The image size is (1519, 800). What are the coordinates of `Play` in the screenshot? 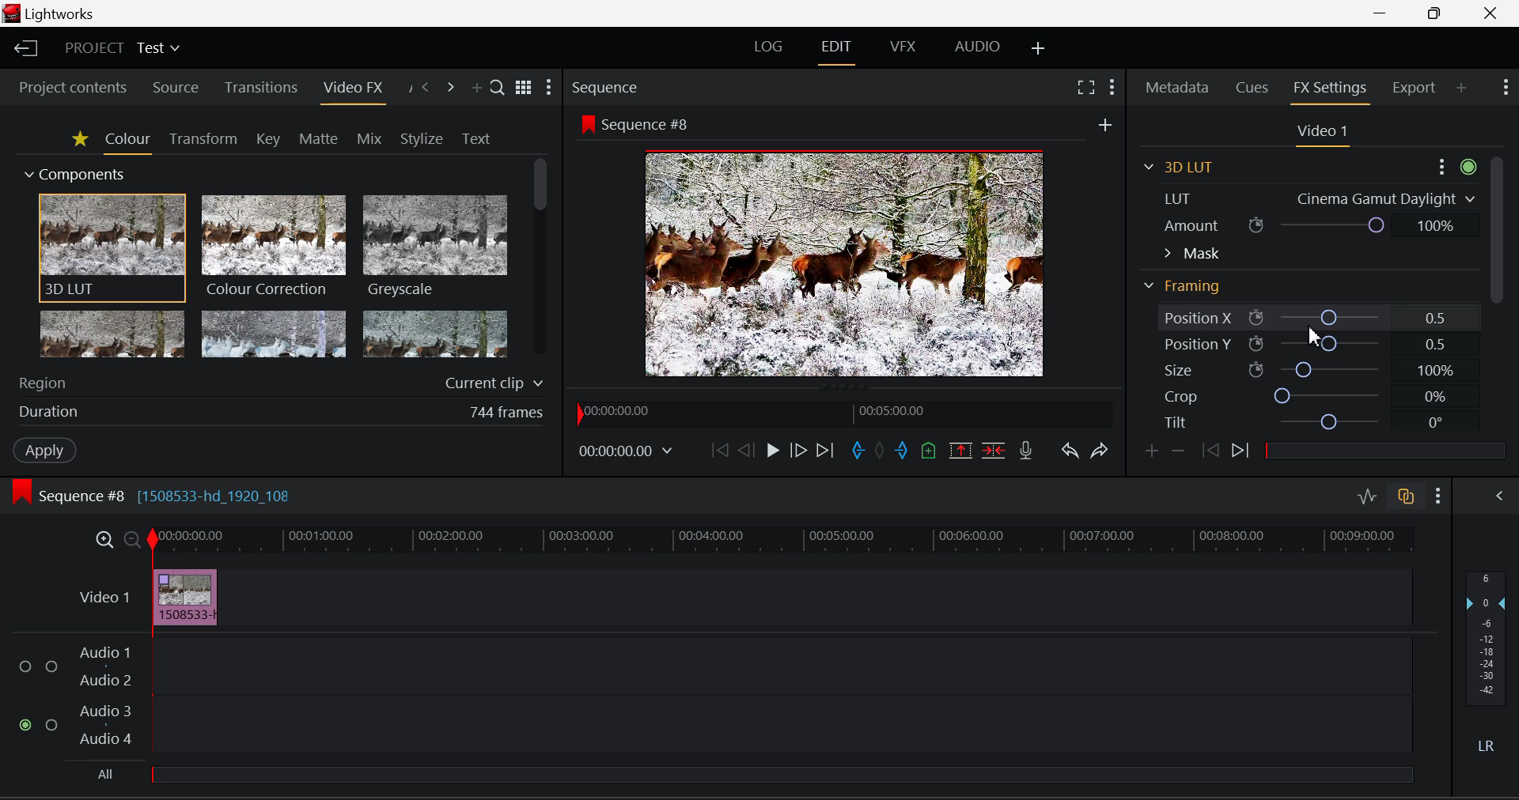 It's located at (771, 451).